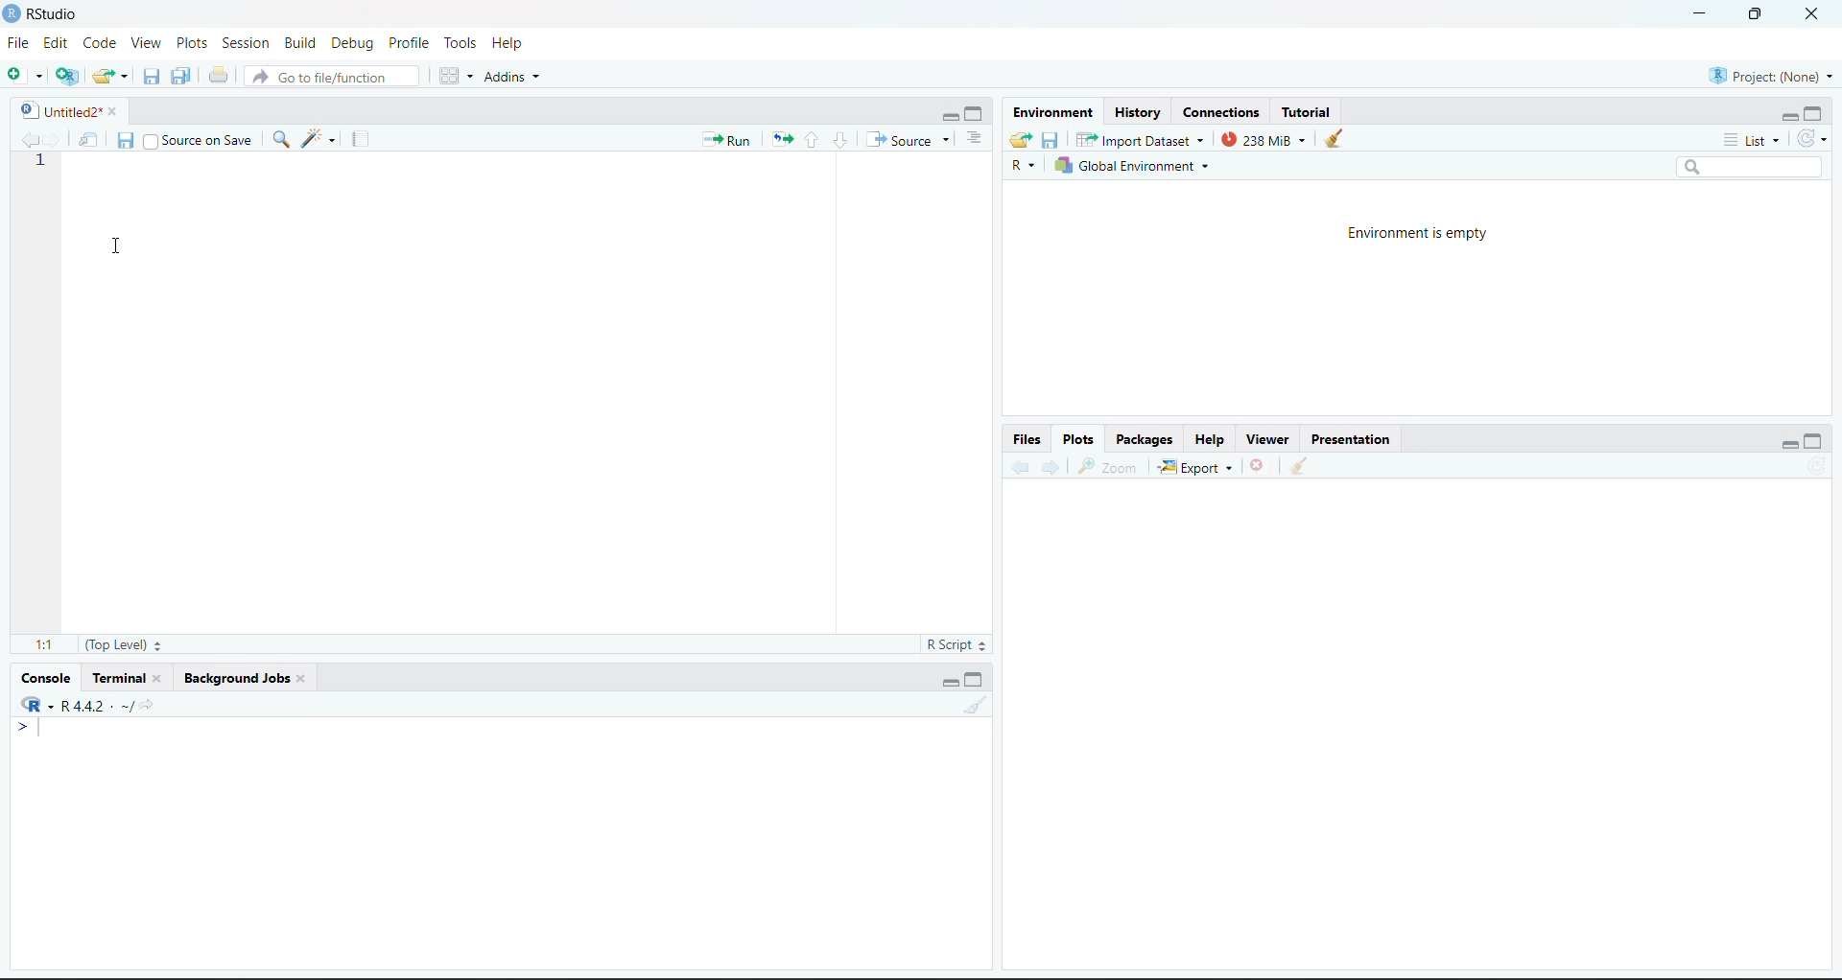 This screenshot has height=980, width=1842. What do you see at coordinates (67, 76) in the screenshot?
I see `new project ` at bounding box center [67, 76].